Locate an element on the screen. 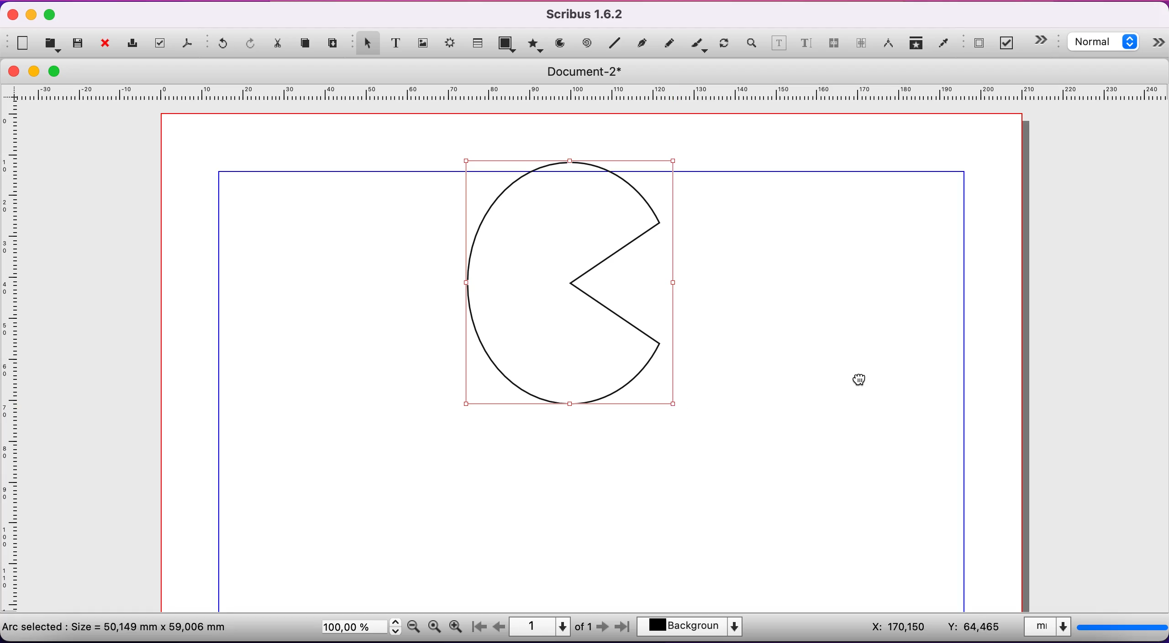 The image size is (1169, 643). redo is located at coordinates (252, 44).